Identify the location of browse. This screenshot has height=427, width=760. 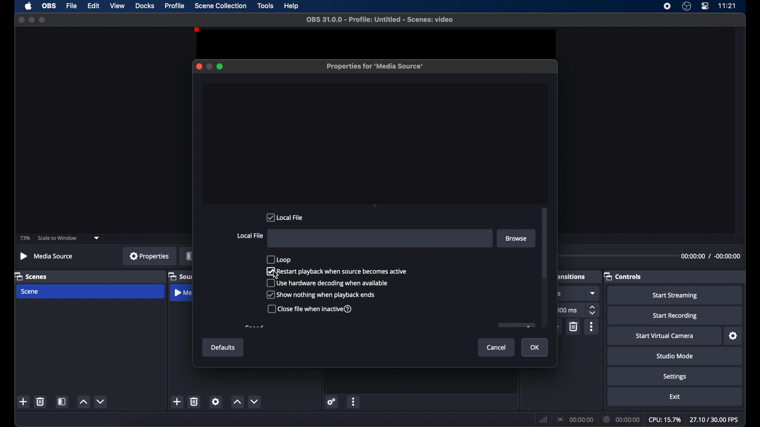
(516, 238).